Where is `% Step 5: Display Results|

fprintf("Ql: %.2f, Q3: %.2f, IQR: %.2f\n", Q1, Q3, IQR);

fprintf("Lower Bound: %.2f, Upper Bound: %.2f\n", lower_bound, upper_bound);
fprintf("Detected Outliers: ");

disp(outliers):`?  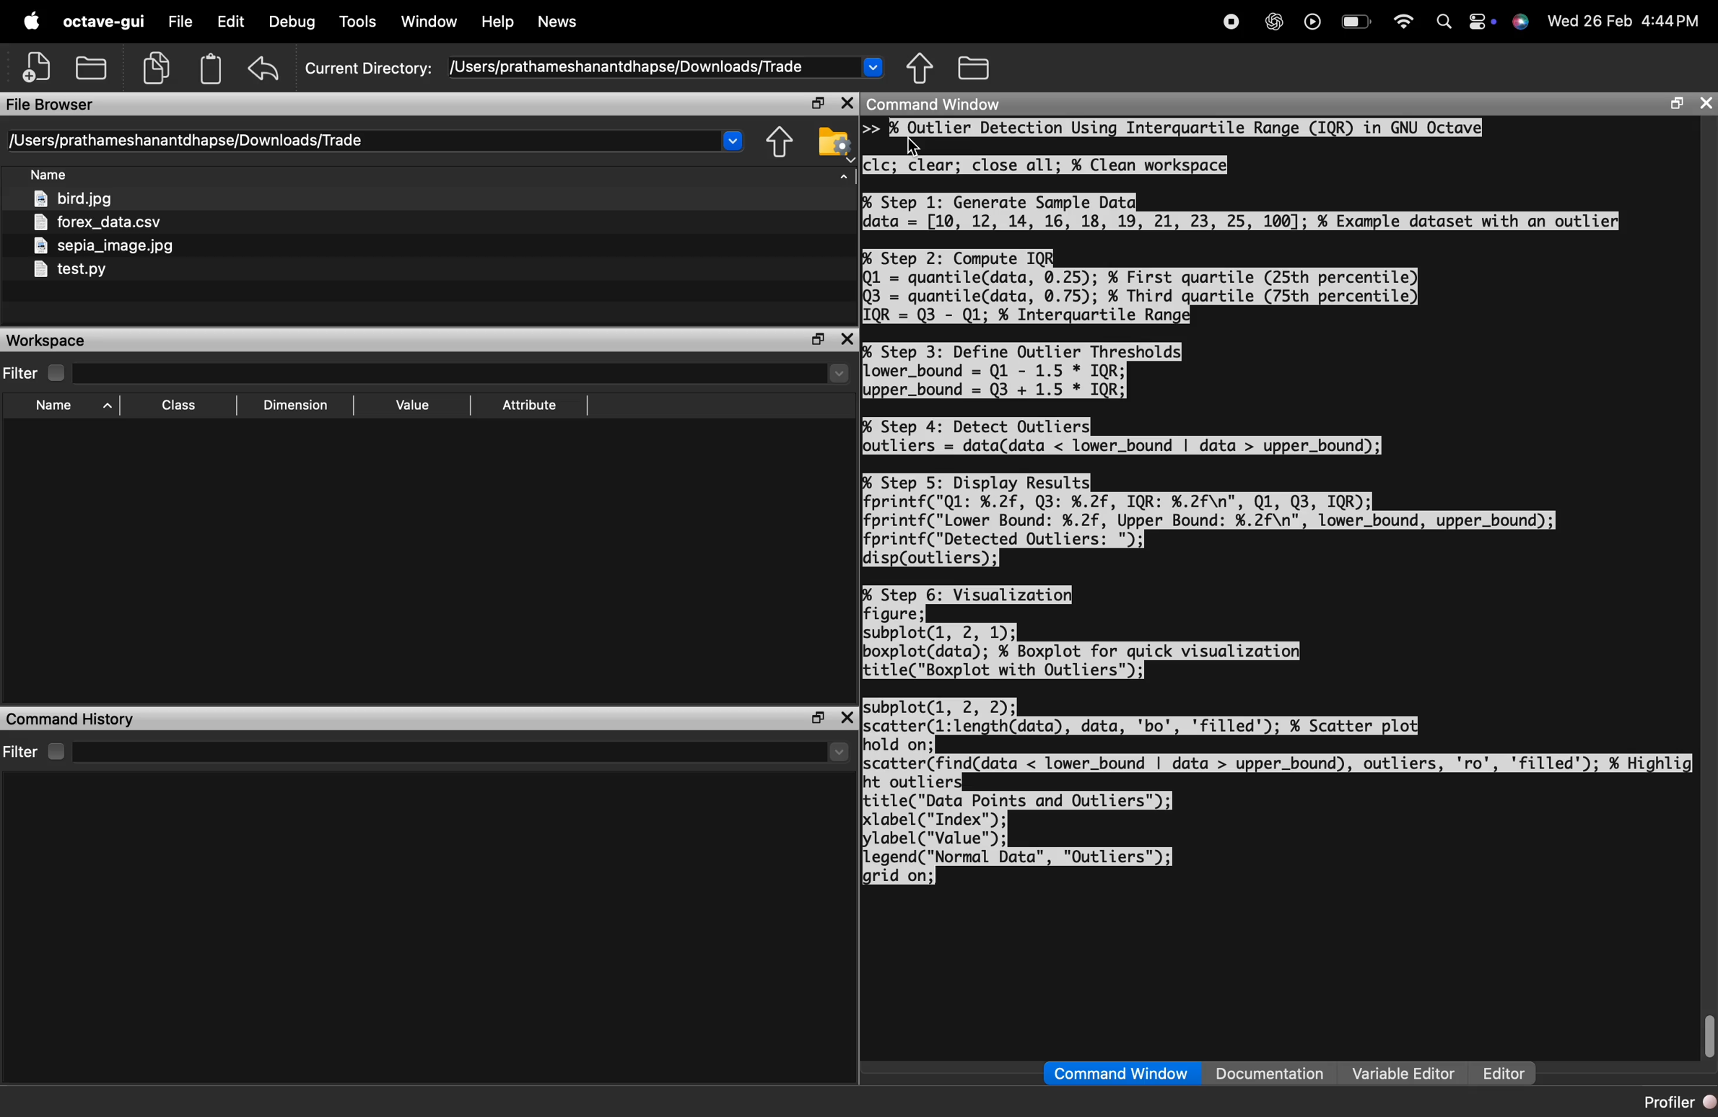 % Step 5: Display Results|

fprintf("Ql: %.2f, Q3: %.2f, IQR: %.2f\n", Q1, Q3, IQR);

fprintf("Lower Bound: %.2f, Upper Bound: %.2f\n", lower_bound, upper_bound);
fprintf("Detected Outliers: ");

disp(outliers): is located at coordinates (1209, 520).